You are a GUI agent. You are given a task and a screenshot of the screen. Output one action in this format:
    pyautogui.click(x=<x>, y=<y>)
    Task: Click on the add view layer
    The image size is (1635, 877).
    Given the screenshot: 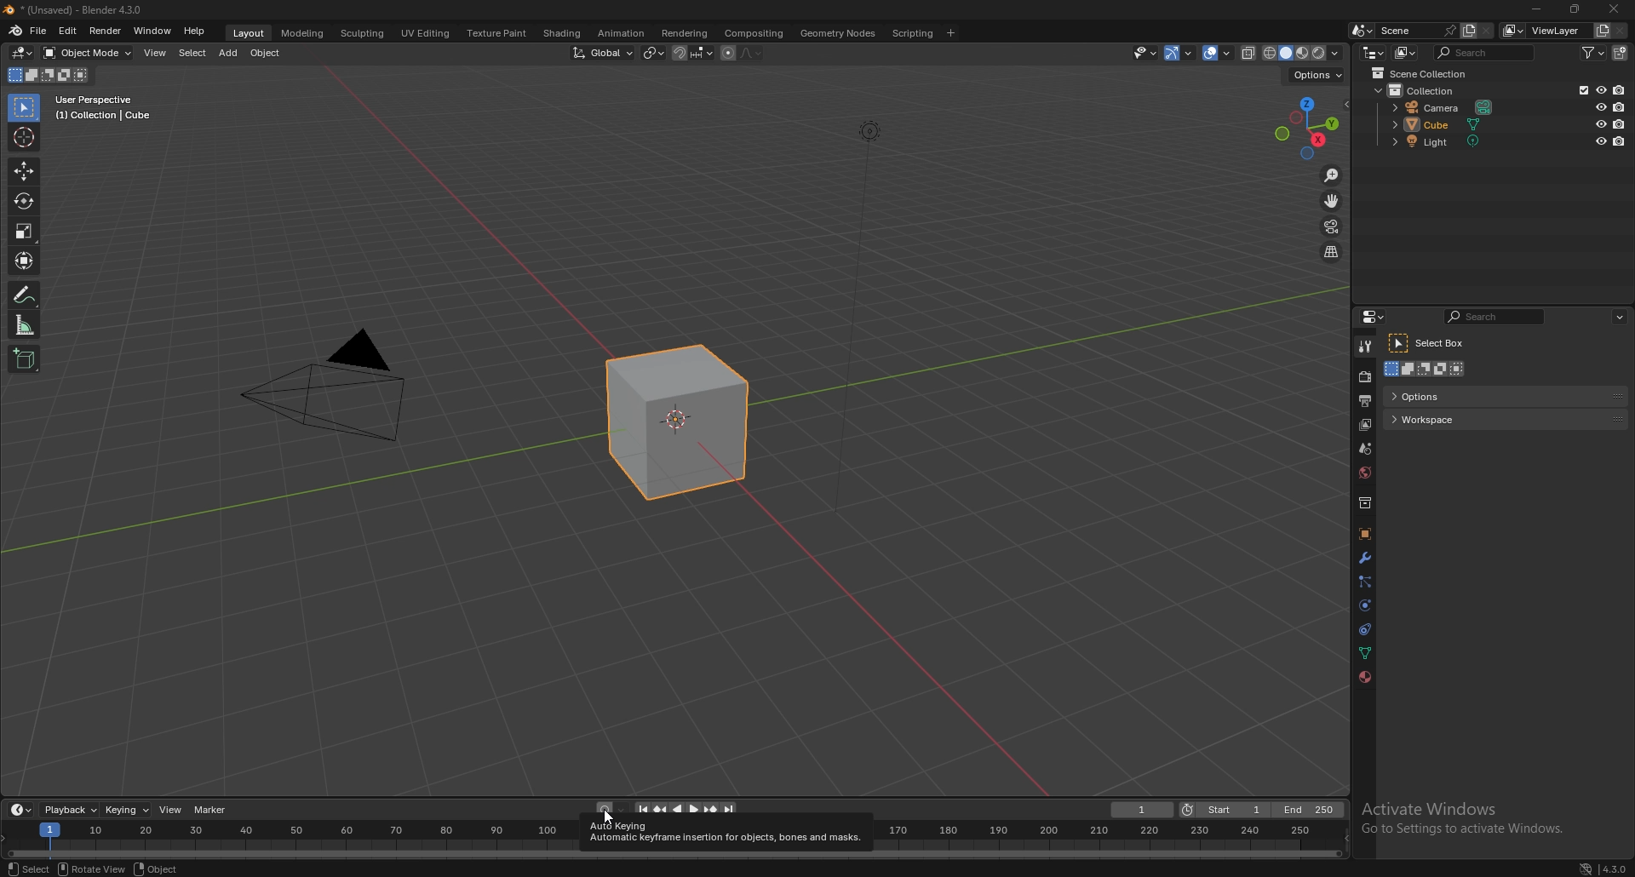 What is the action you would take?
    pyautogui.click(x=1603, y=30)
    